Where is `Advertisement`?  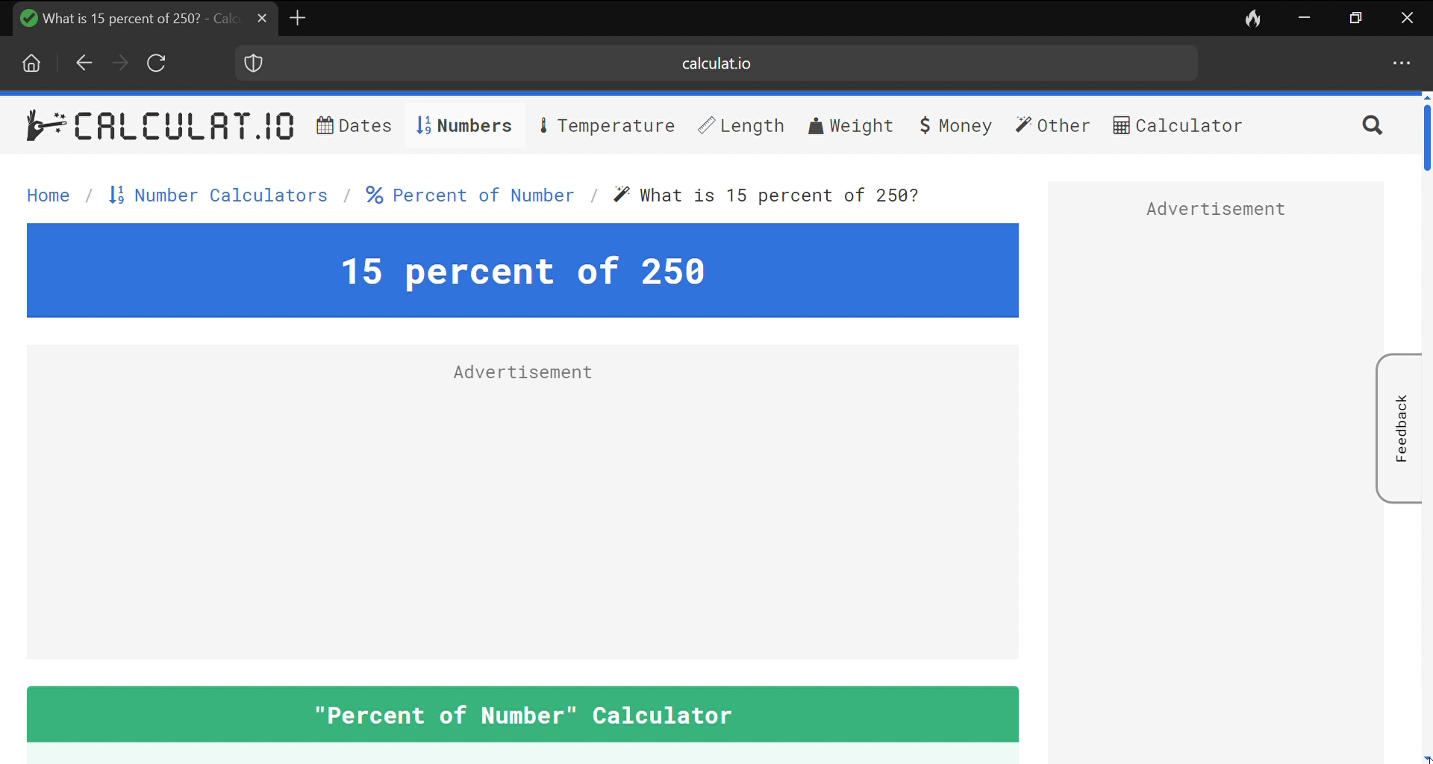
Advertisement is located at coordinates (1217, 212).